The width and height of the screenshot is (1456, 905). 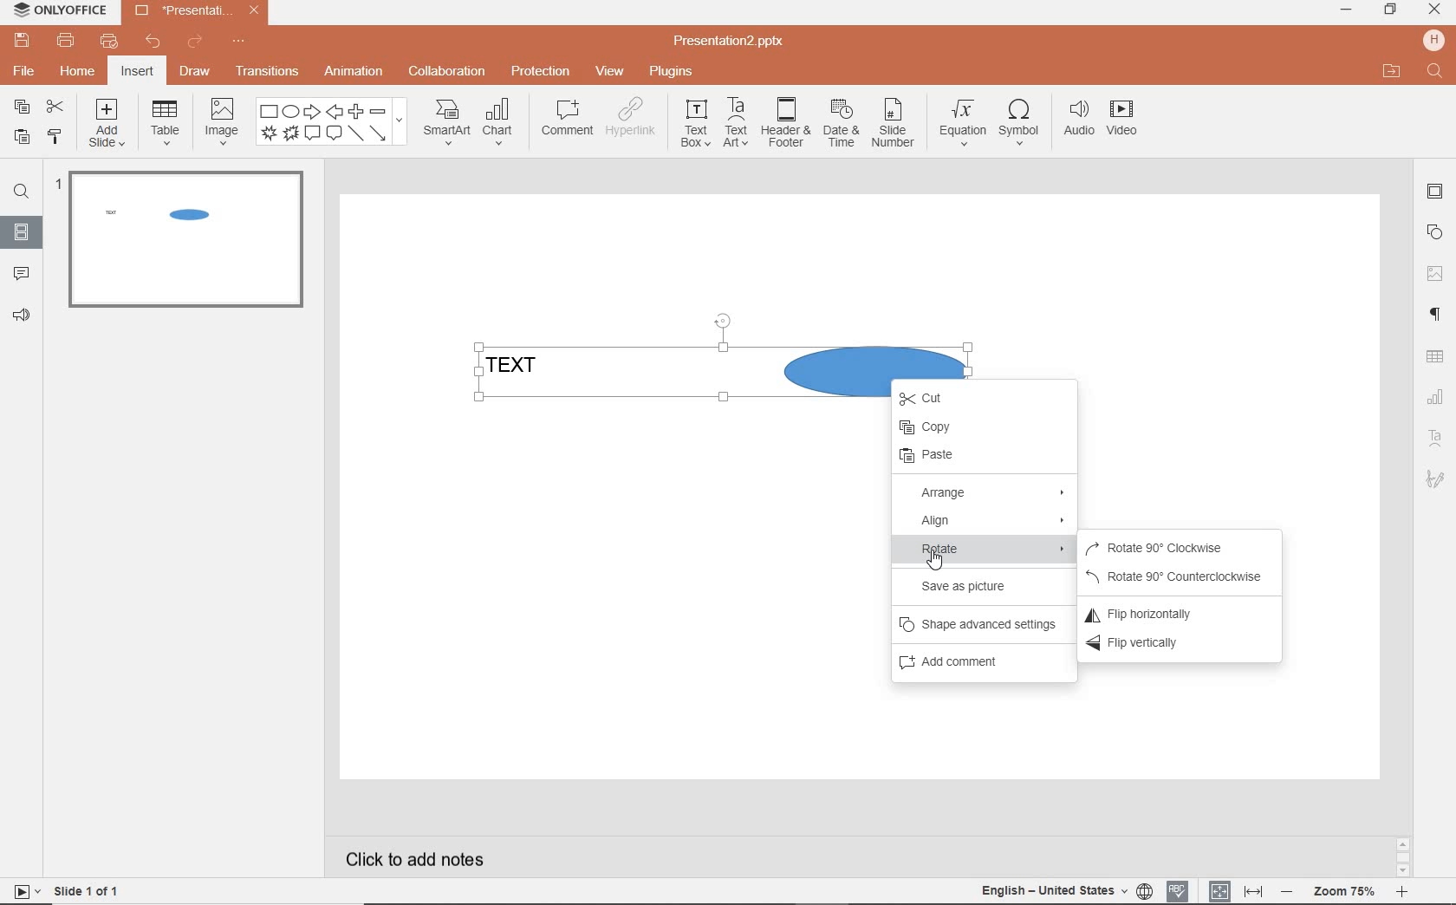 I want to click on insert, so click(x=139, y=72).